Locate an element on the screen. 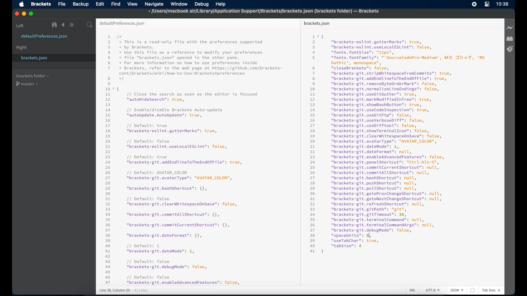  defaultpreferences.json is located at coordinates (44, 36).